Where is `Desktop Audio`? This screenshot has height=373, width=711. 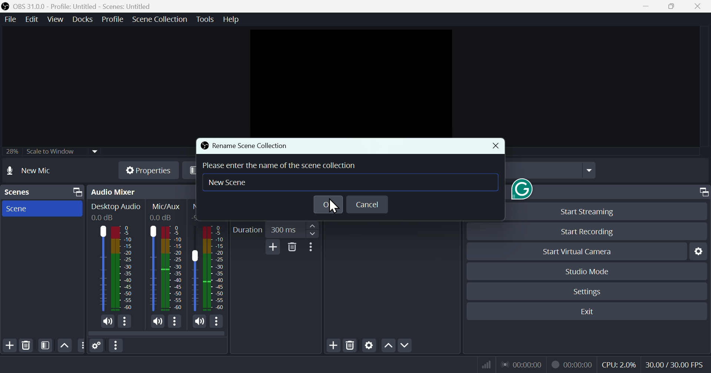 Desktop Audio is located at coordinates (102, 268).